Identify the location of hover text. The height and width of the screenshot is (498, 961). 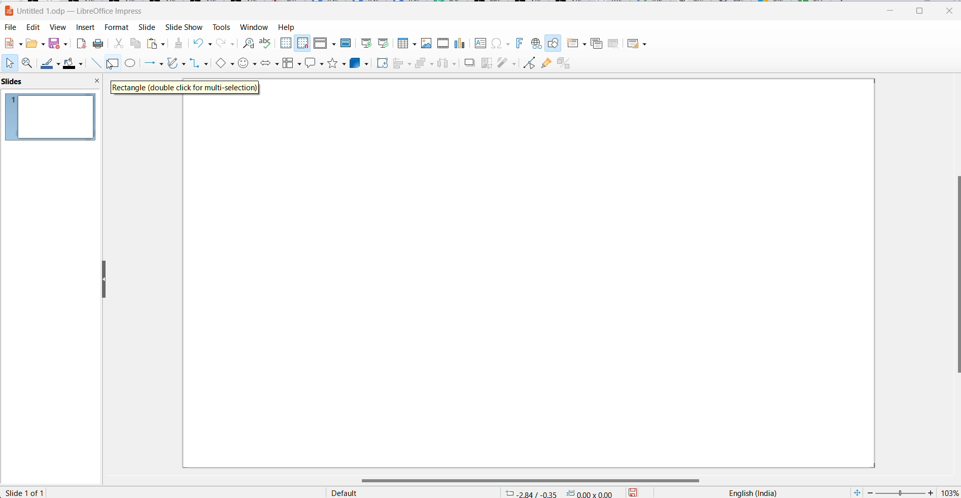
(186, 88).